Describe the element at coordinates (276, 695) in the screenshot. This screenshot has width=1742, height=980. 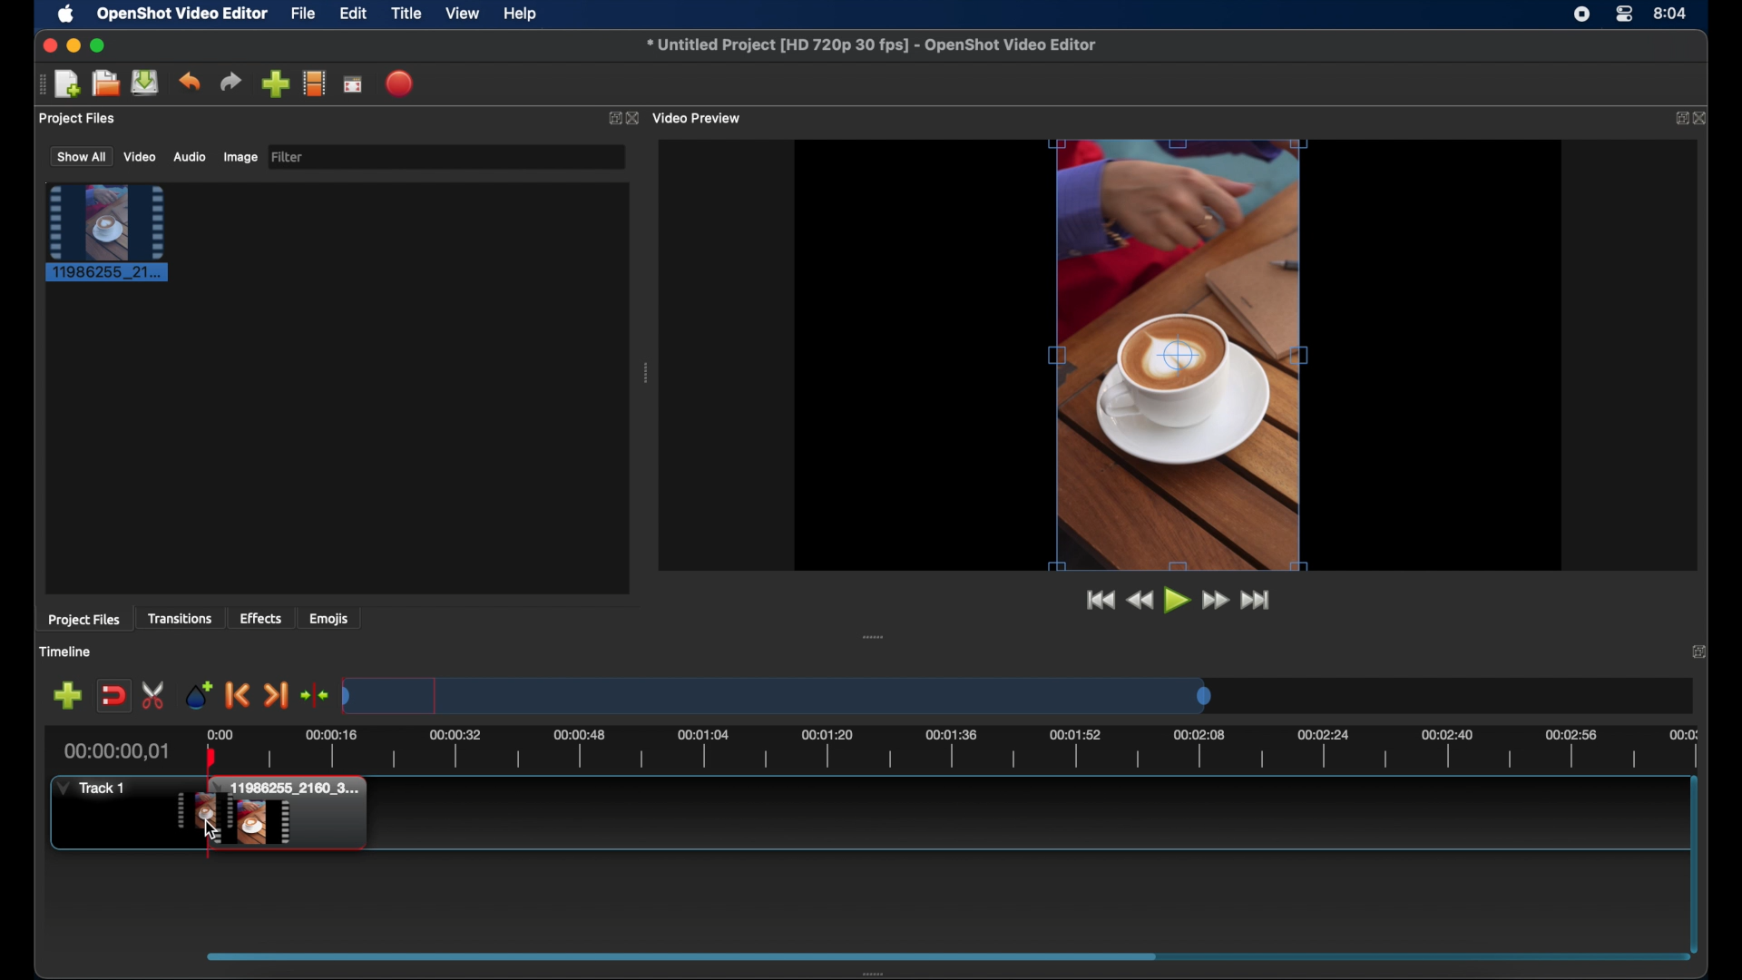
I see `next marker` at that location.